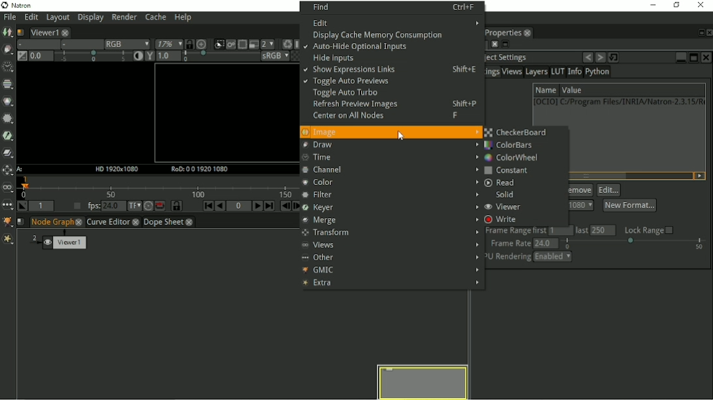  Describe the element at coordinates (7, 66) in the screenshot. I see `Time` at that location.